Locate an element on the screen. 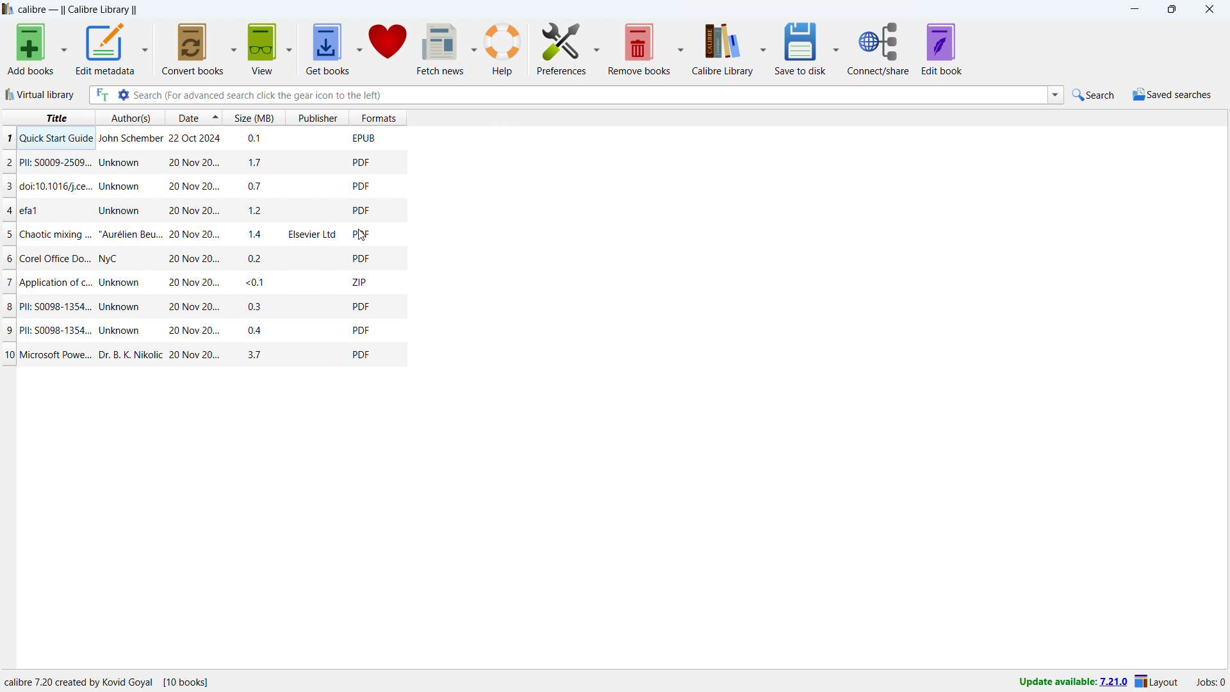 The height and width of the screenshot is (692, 1230). title is located at coordinates (47, 116).